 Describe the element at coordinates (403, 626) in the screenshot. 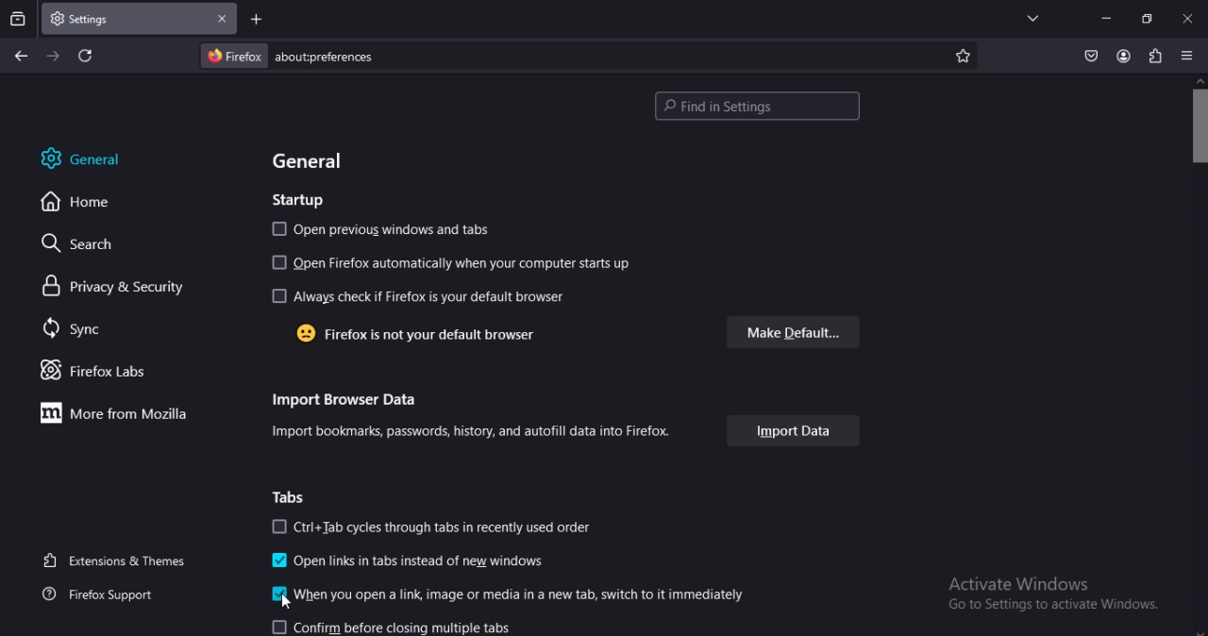

I see `confirm before closing multiple tabs` at that location.